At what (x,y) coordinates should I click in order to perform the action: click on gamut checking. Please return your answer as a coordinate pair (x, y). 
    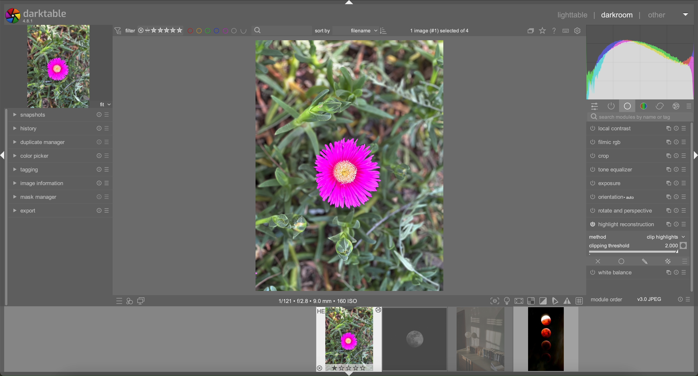
    Looking at the image, I should click on (568, 302).